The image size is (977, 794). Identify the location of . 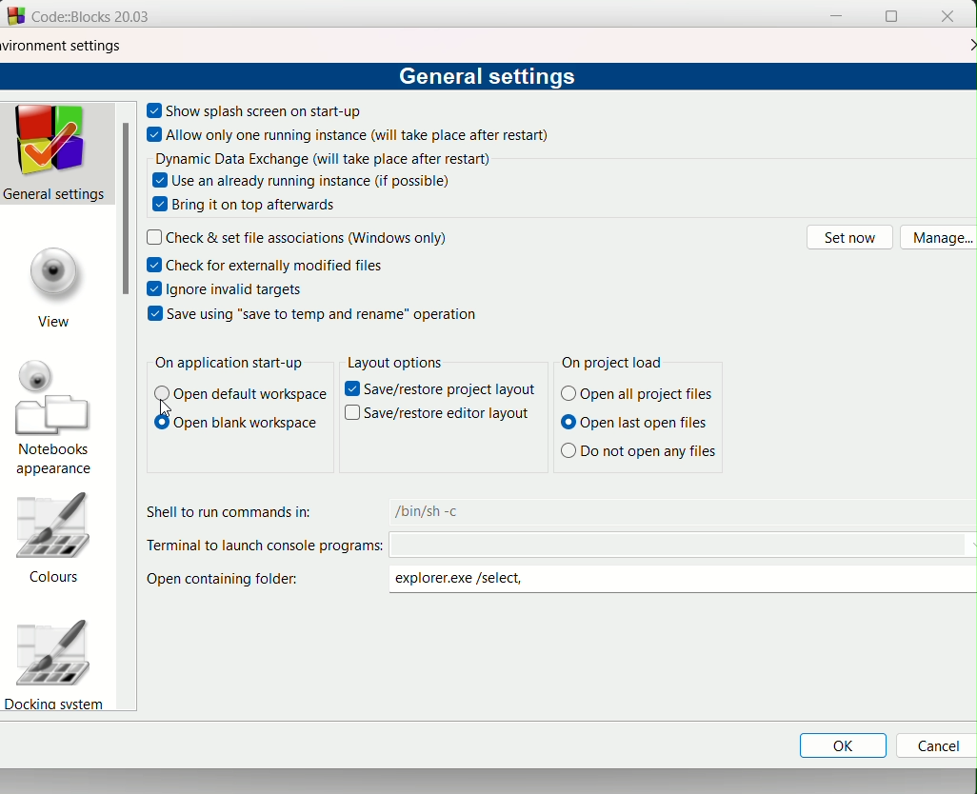
(449, 417).